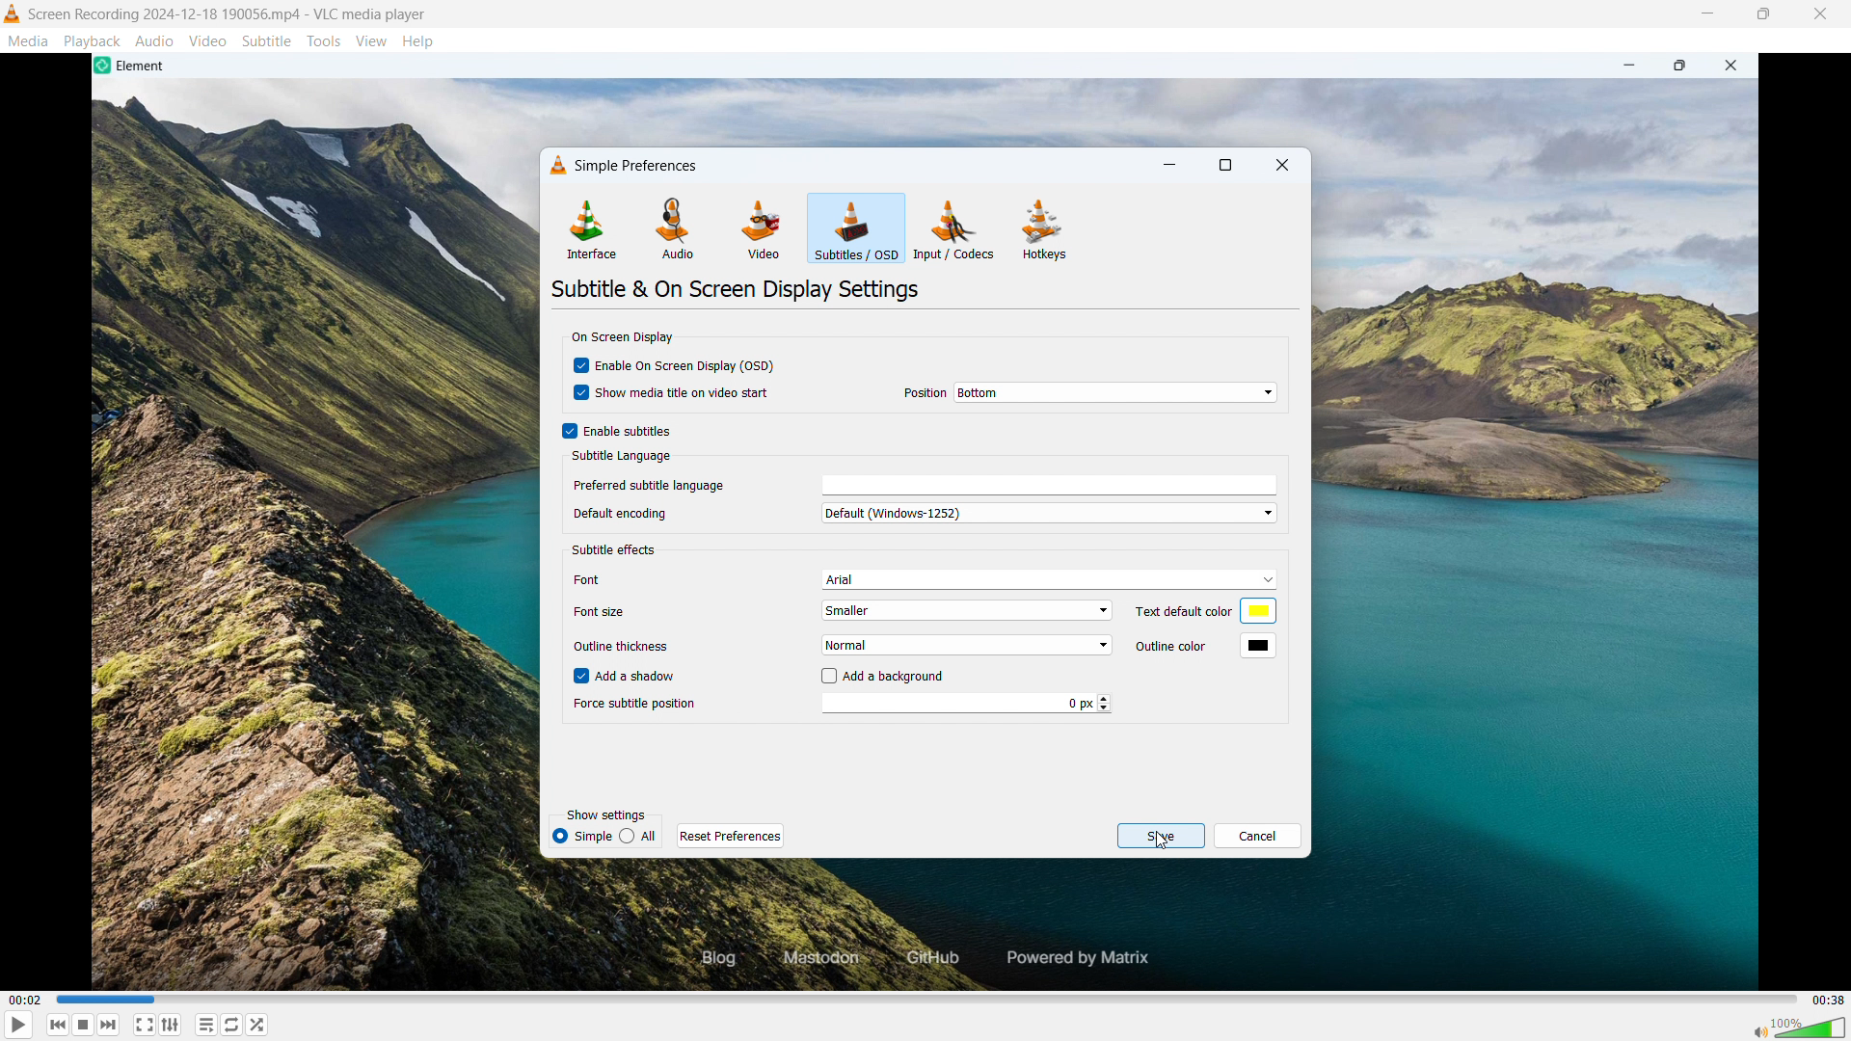 The width and height of the screenshot is (1851, 1041). What do you see at coordinates (623, 338) in the screenshot?
I see `On screen display ` at bounding box center [623, 338].